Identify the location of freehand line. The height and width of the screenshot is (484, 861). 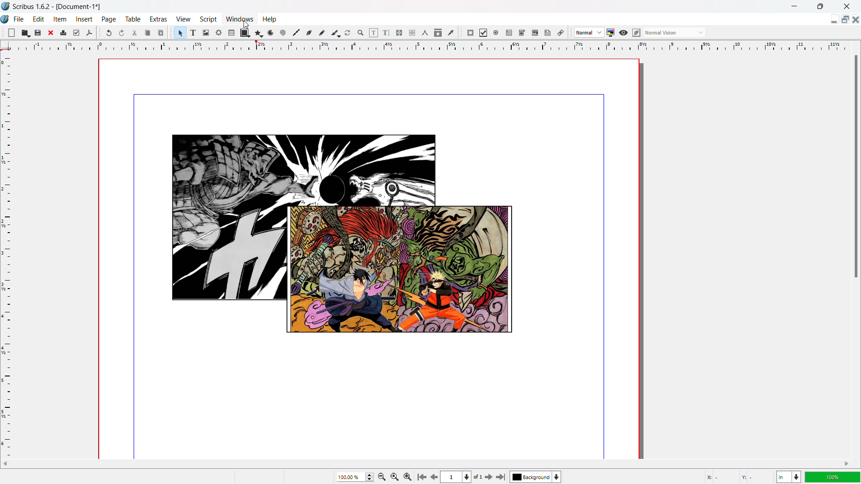
(322, 33).